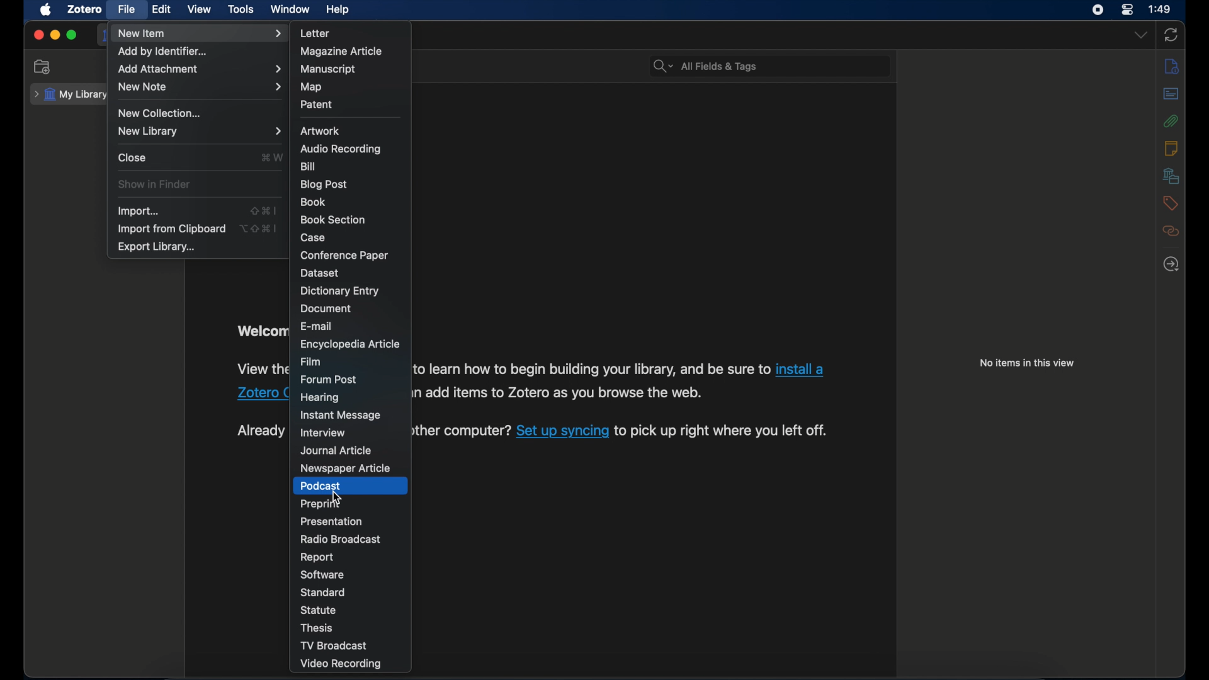  I want to click on to learn how to begin building your library, and be sure to, so click(591, 369).